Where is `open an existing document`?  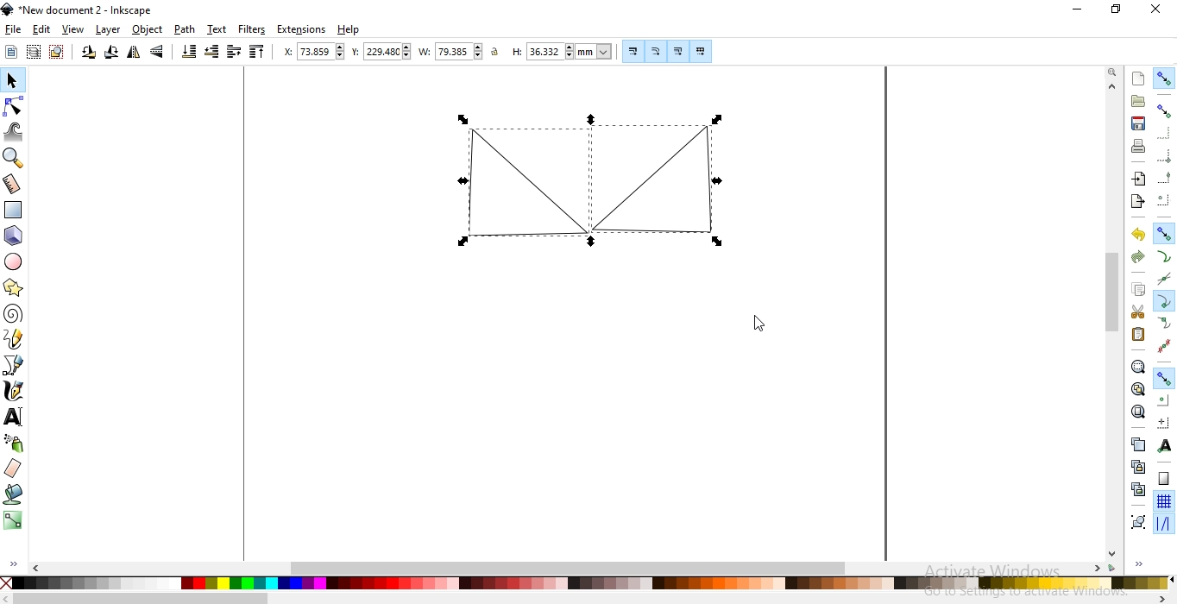 open an existing document is located at coordinates (1138, 101).